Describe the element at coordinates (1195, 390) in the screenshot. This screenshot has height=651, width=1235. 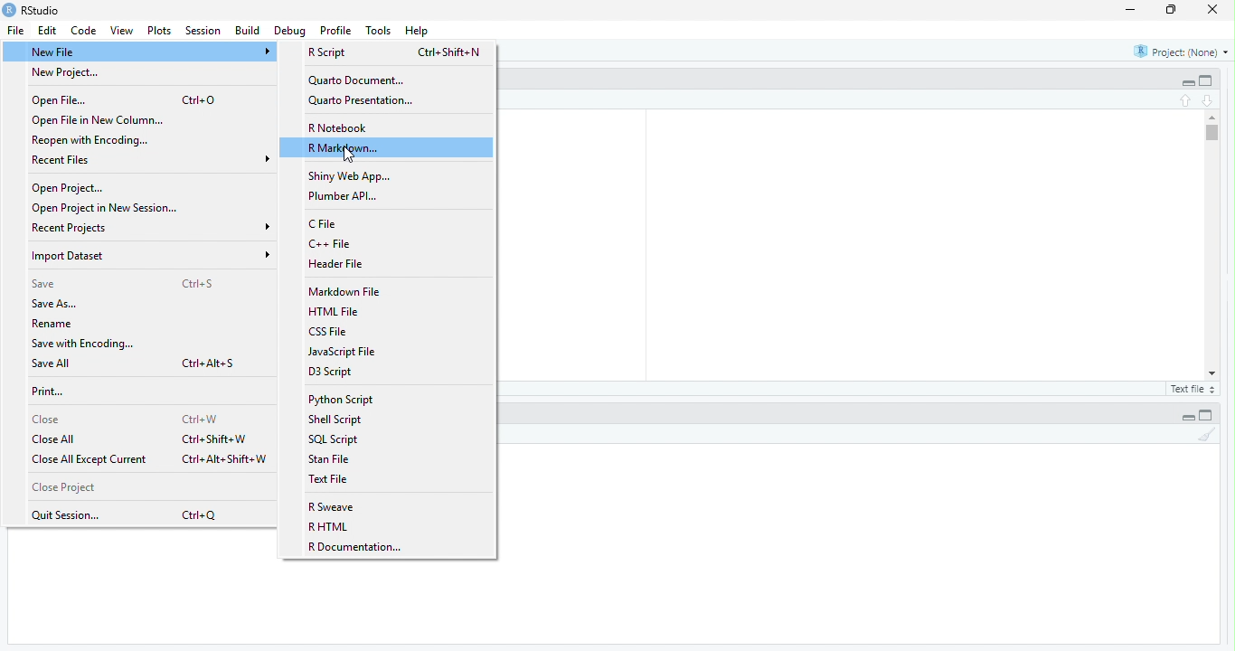
I see `Text file` at that location.